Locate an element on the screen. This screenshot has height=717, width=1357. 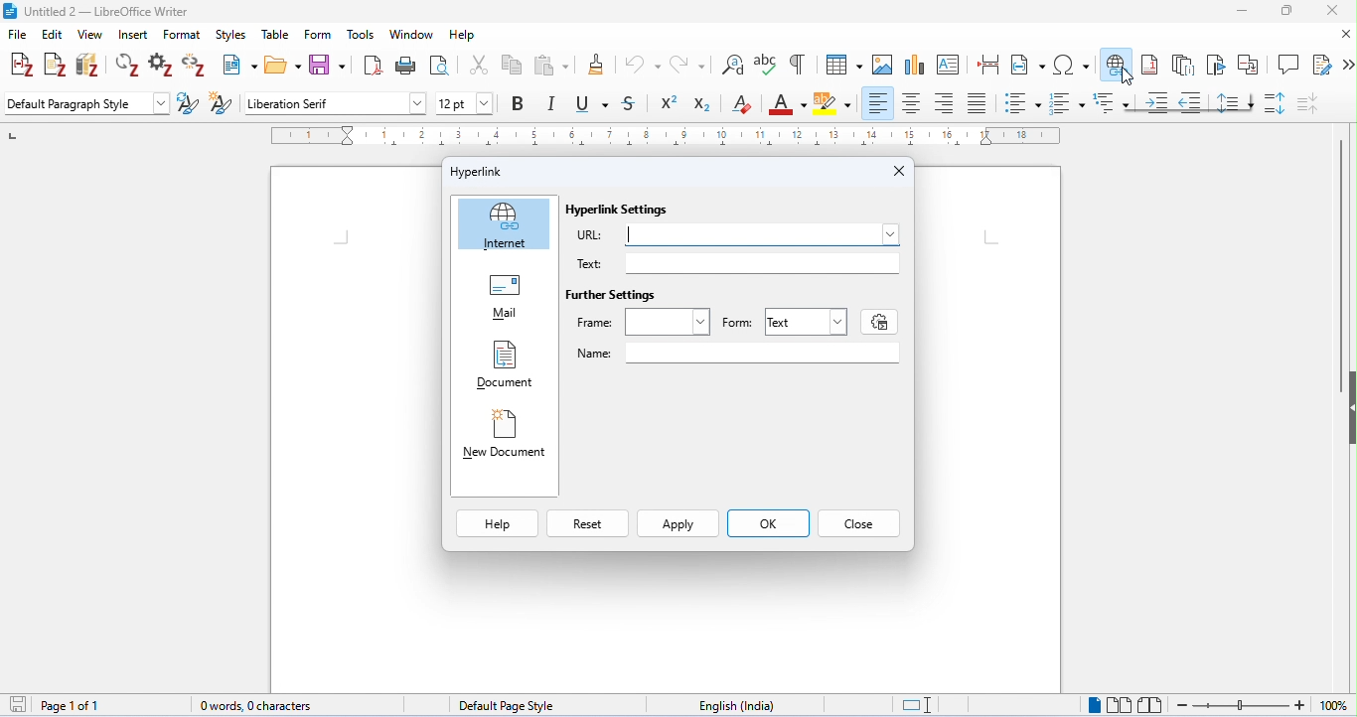
align left is located at coordinates (878, 103).